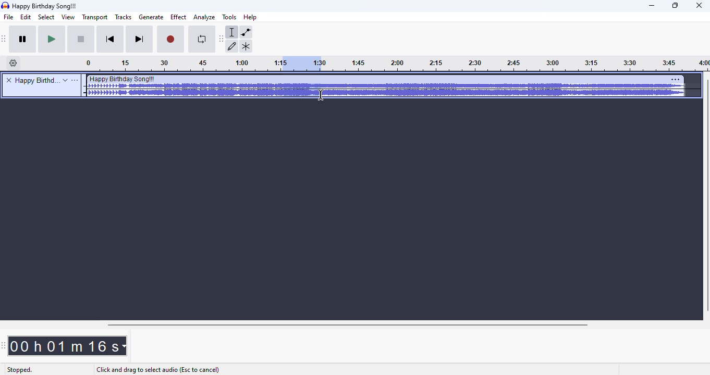  I want to click on effect, so click(178, 17).